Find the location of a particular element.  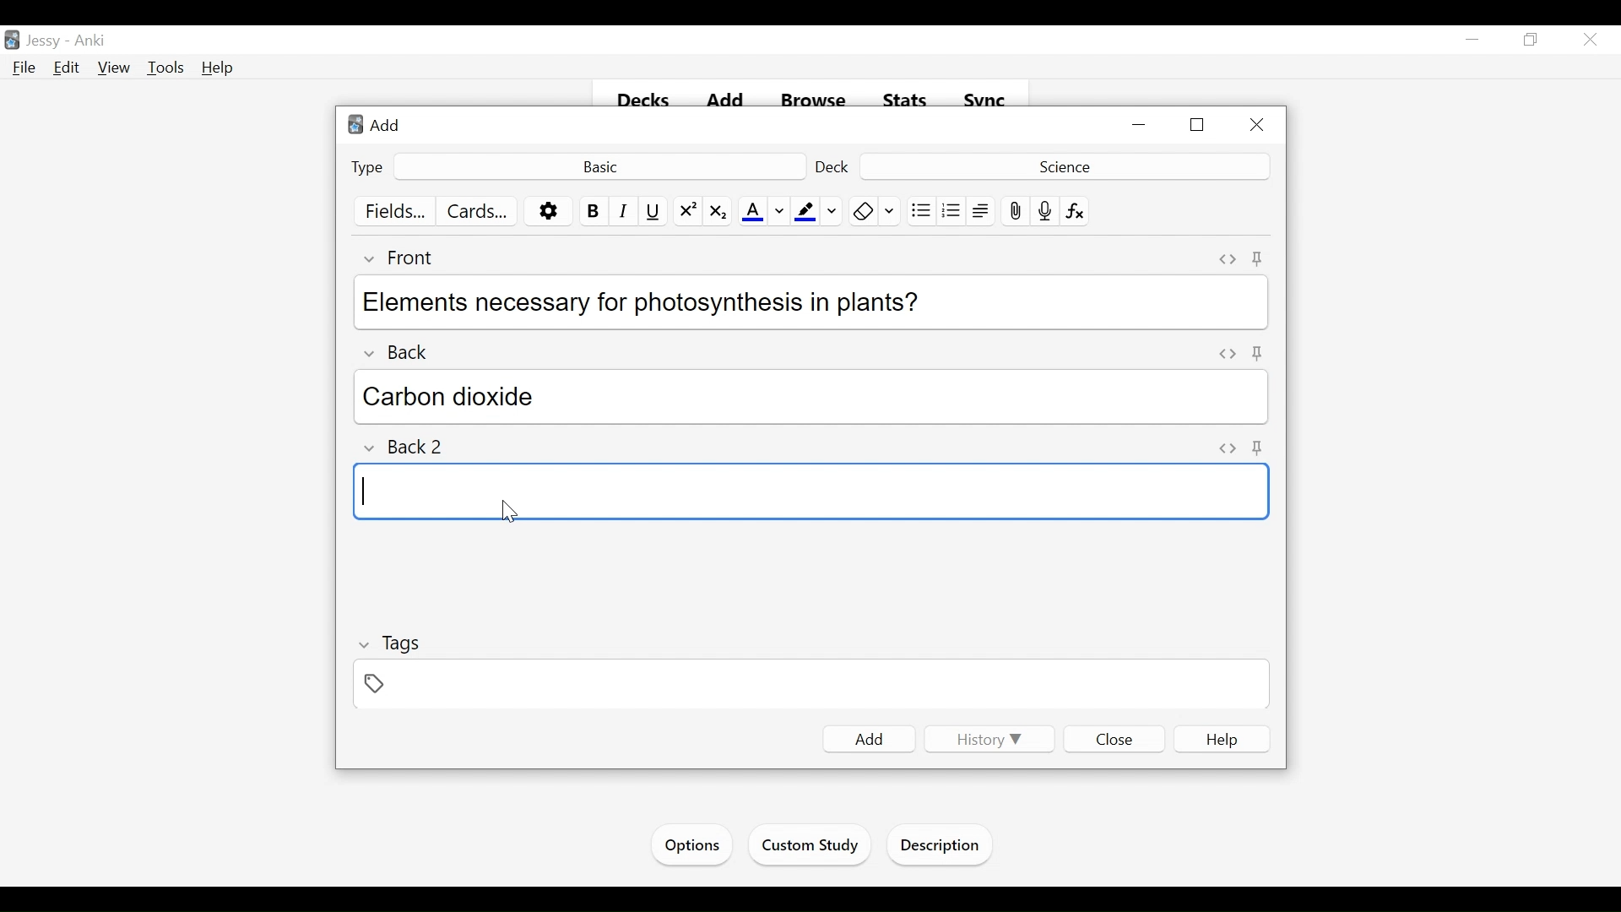

Superscript is located at coordinates (688, 212).